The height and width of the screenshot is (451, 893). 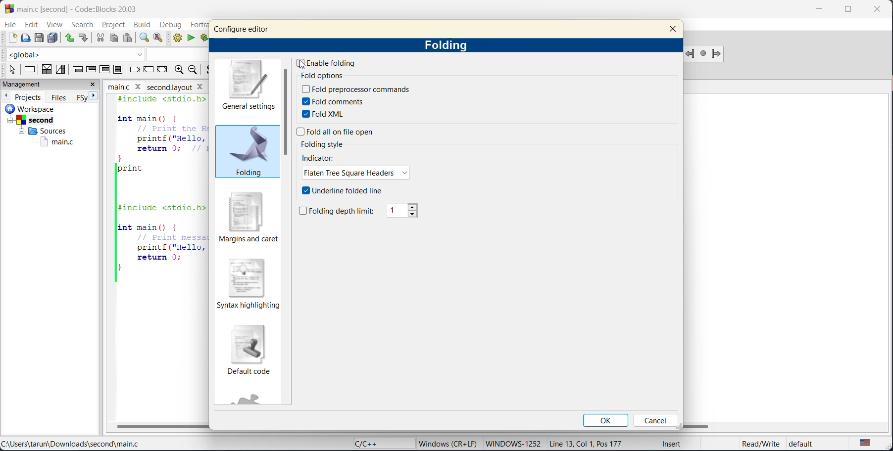 I want to click on app name and file name, so click(x=88, y=7).